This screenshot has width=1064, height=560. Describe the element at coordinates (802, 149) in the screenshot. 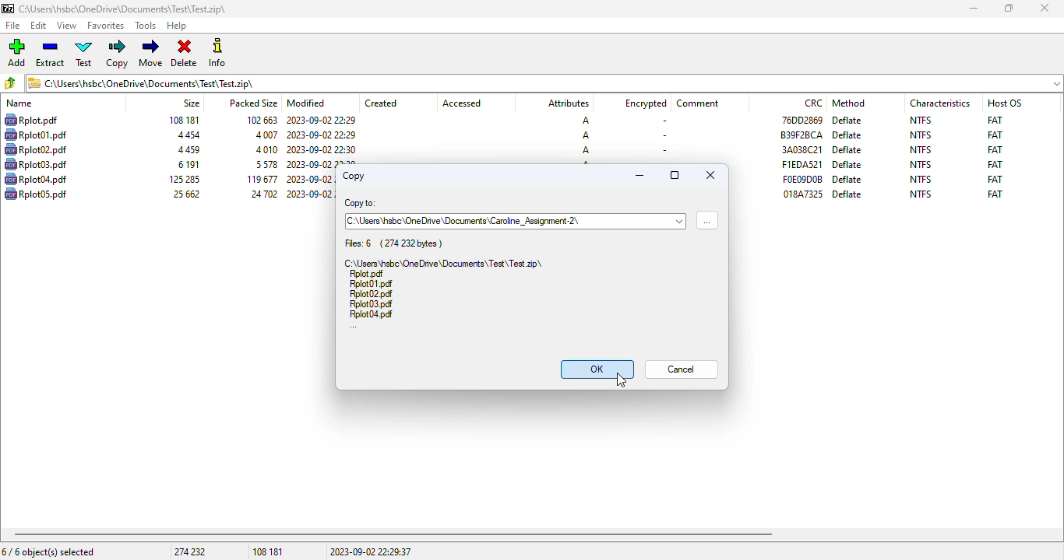

I see `CRC` at that location.